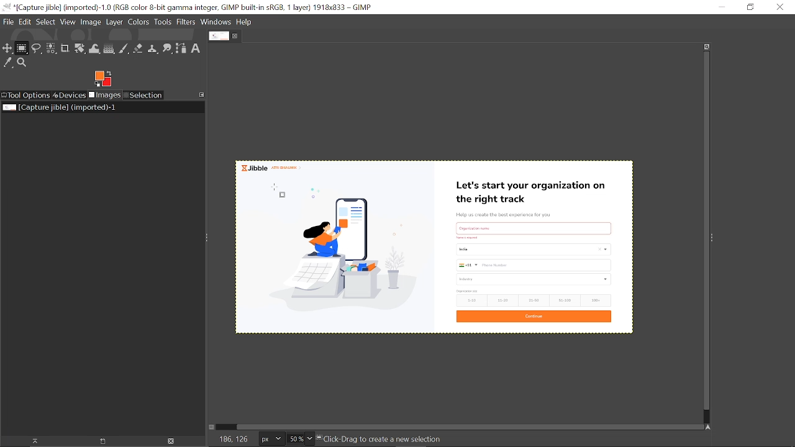 The height and width of the screenshot is (447, 795). What do you see at coordinates (245, 22) in the screenshot?
I see `Help` at bounding box center [245, 22].